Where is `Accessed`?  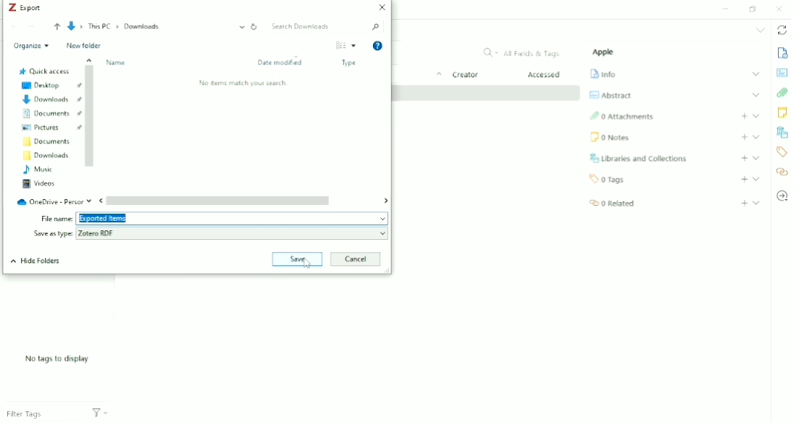 Accessed is located at coordinates (545, 75).